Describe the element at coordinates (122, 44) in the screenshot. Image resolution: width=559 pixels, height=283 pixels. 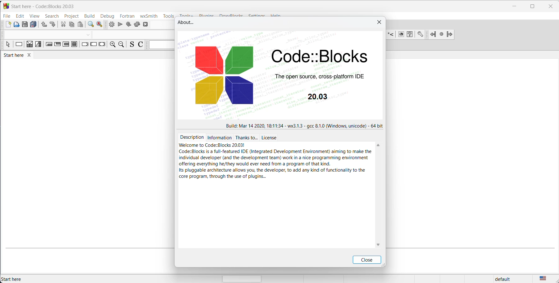
I see `zoom out` at that location.